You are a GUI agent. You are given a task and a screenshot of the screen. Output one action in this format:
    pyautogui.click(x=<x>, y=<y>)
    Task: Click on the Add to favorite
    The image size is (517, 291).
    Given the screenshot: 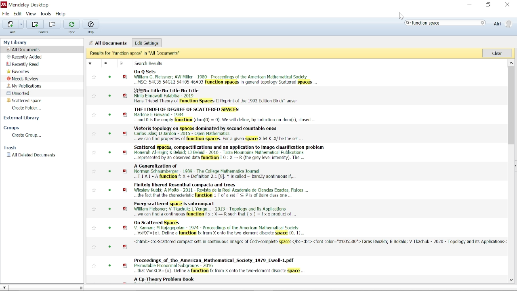 What is the action you would take?
    pyautogui.click(x=94, y=209)
    